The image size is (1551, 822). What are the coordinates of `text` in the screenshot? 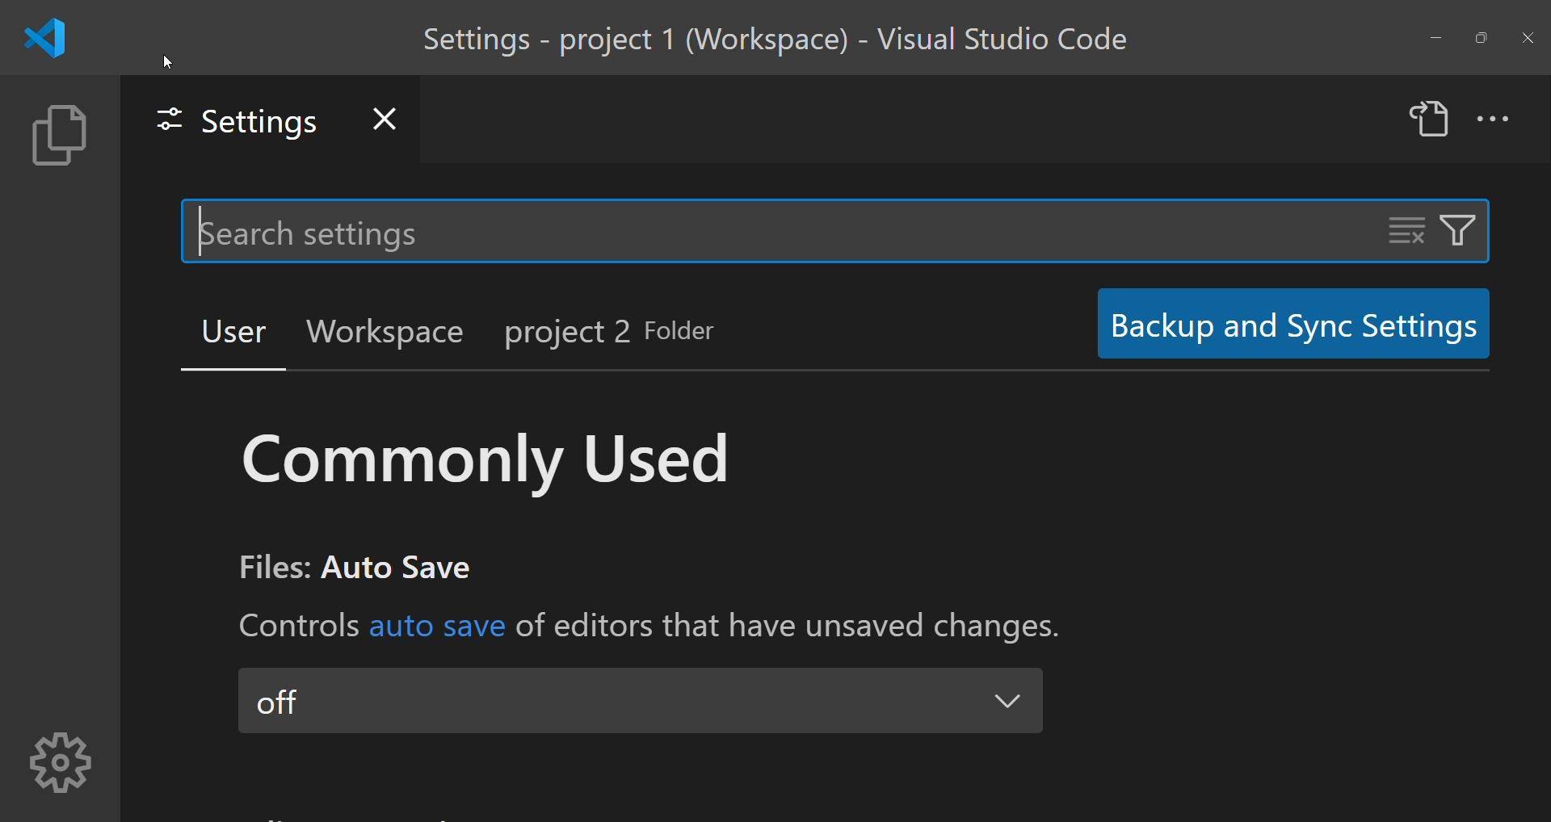 It's located at (668, 598).